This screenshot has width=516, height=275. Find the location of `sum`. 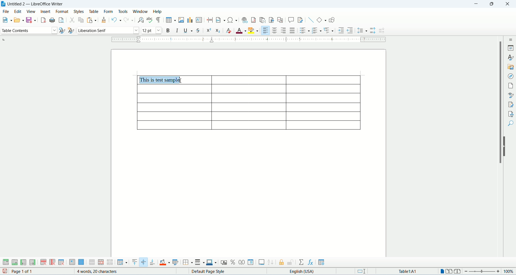

sum is located at coordinates (302, 262).